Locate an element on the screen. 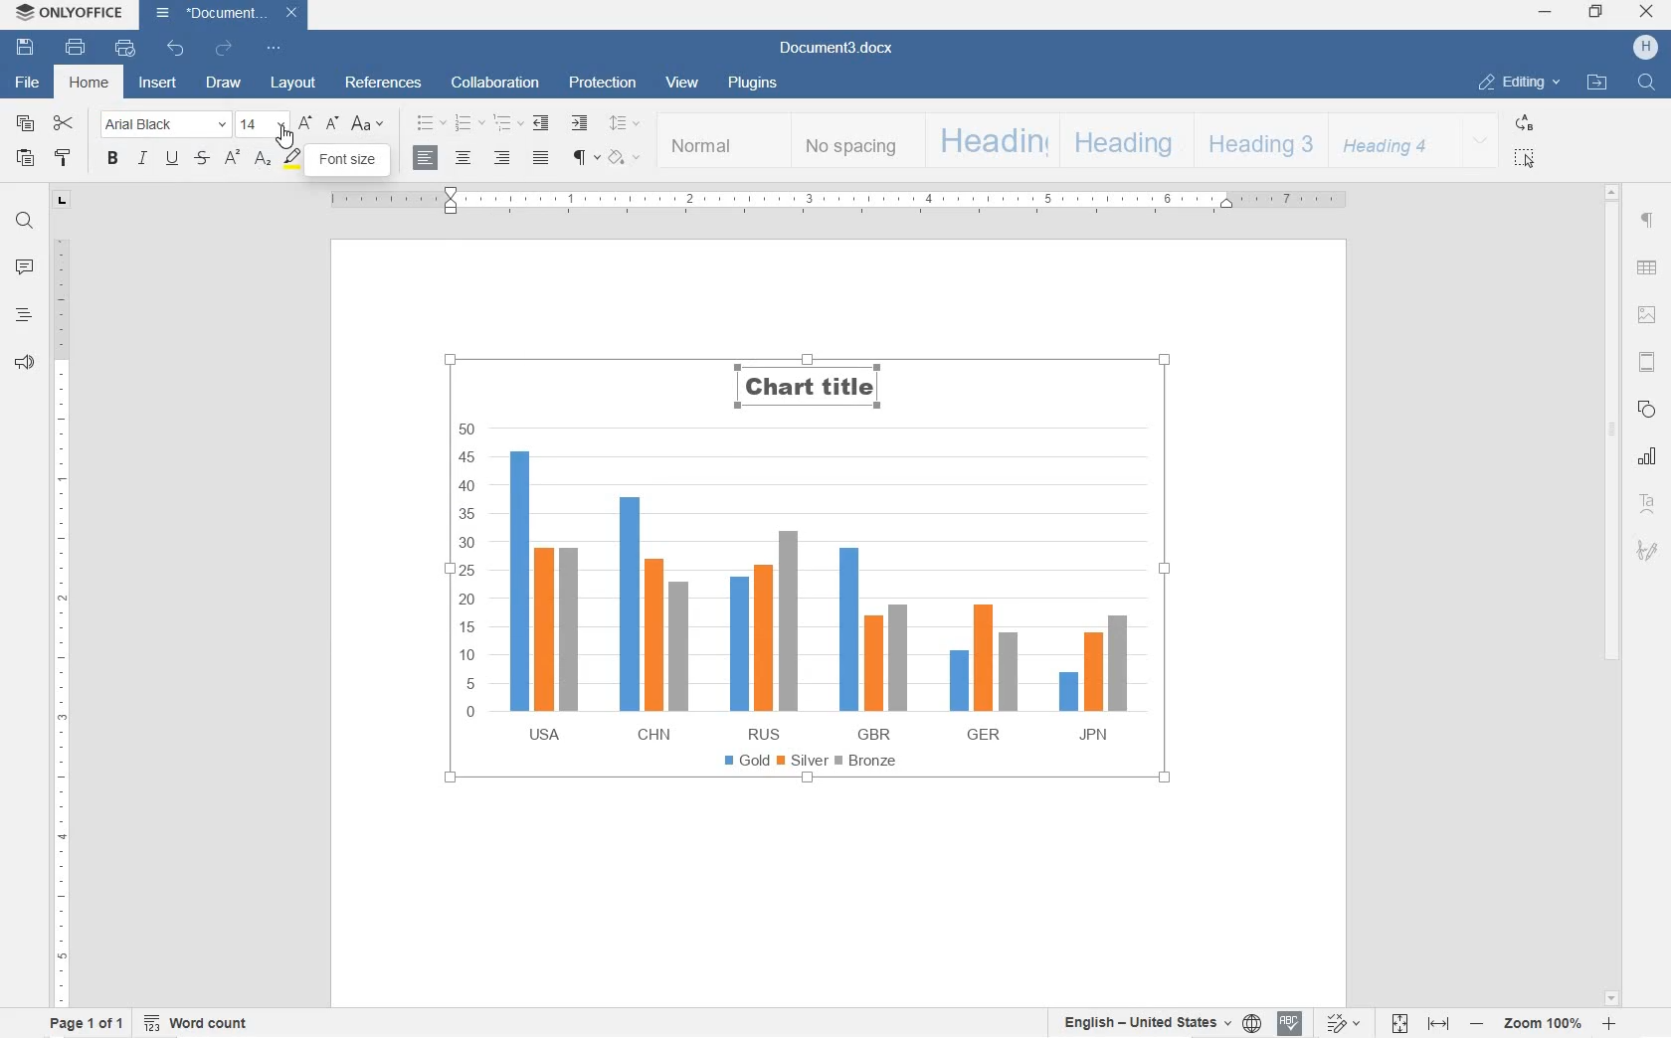 The width and height of the screenshot is (1671, 1038). PARAGRAPH SETTINGS is located at coordinates (1647, 220).